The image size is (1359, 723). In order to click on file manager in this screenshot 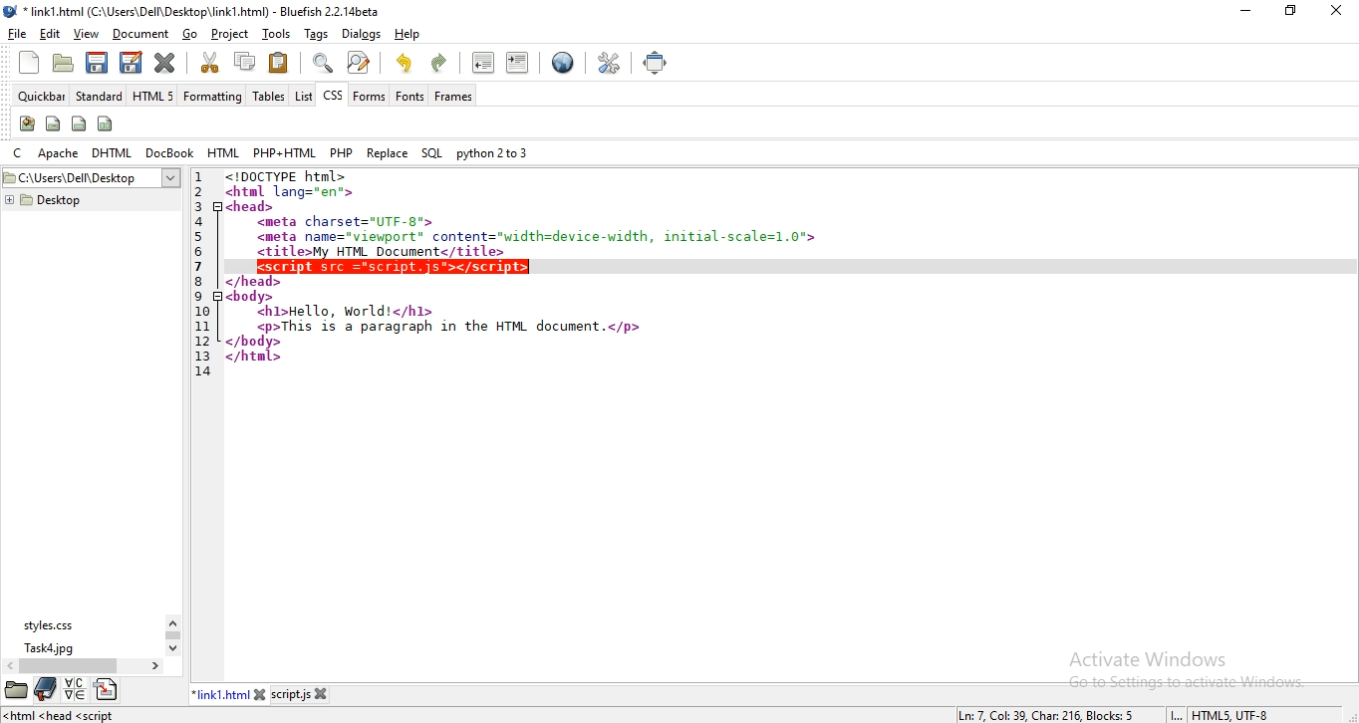, I will do `click(16, 689)`.